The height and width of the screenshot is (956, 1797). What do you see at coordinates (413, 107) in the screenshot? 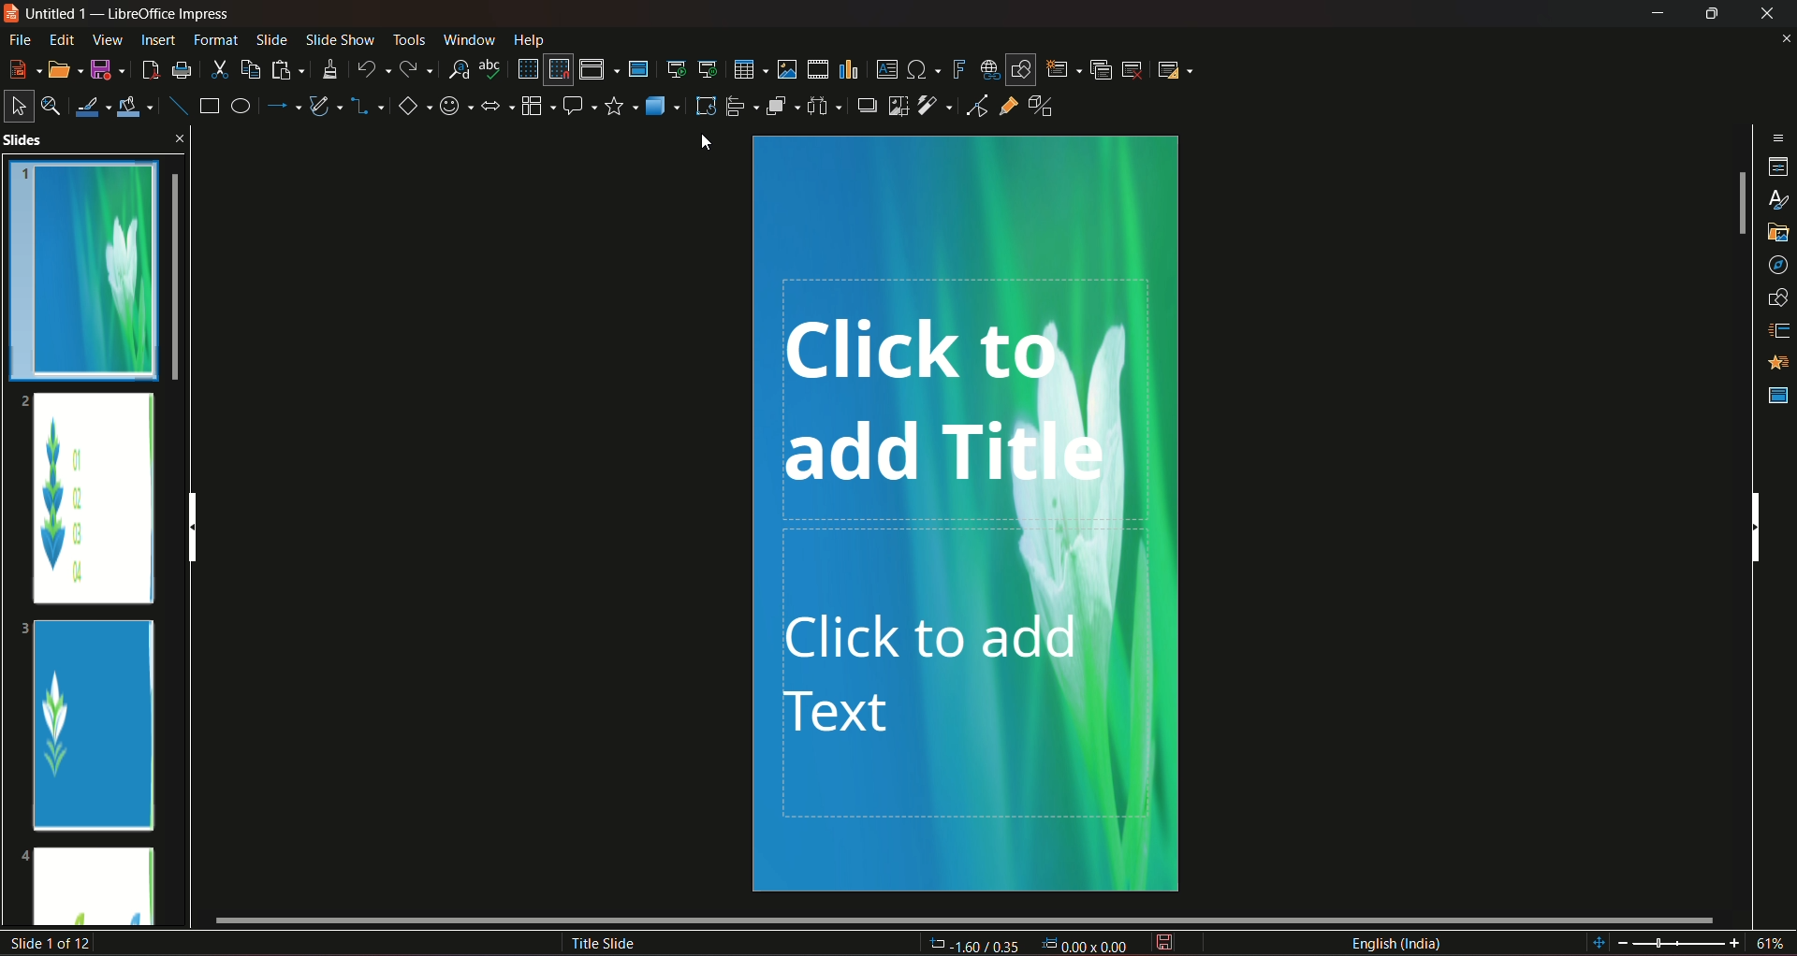
I see `basic shapes` at bounding box center [413, 107].